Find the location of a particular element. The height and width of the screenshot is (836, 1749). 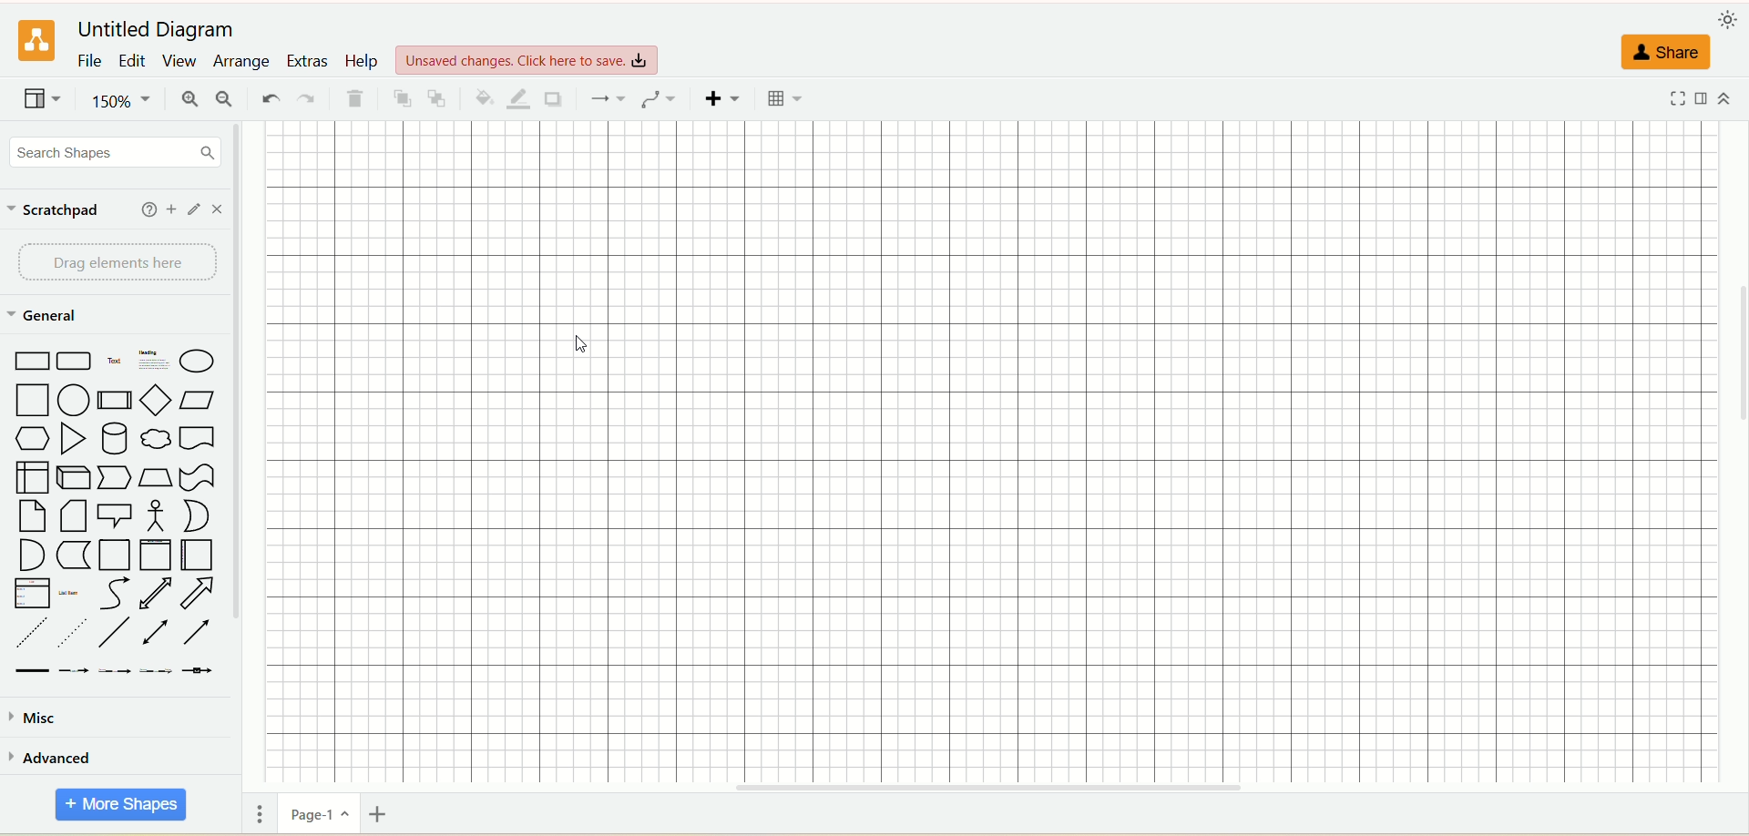

card is located at coordinates (71, 515).